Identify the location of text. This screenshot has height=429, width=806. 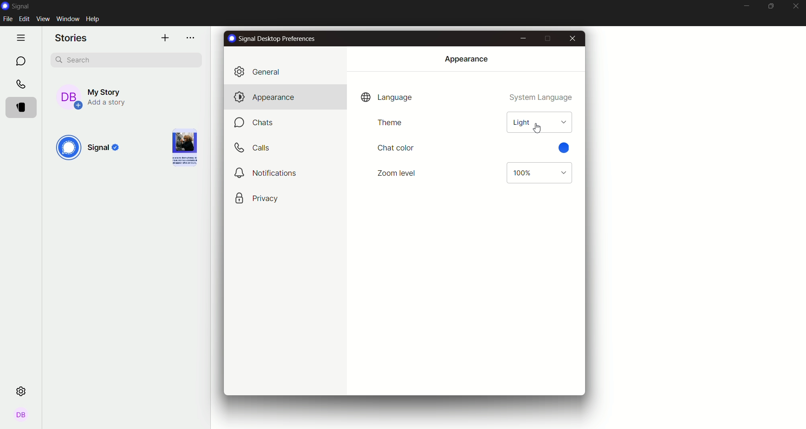
(273, 39).